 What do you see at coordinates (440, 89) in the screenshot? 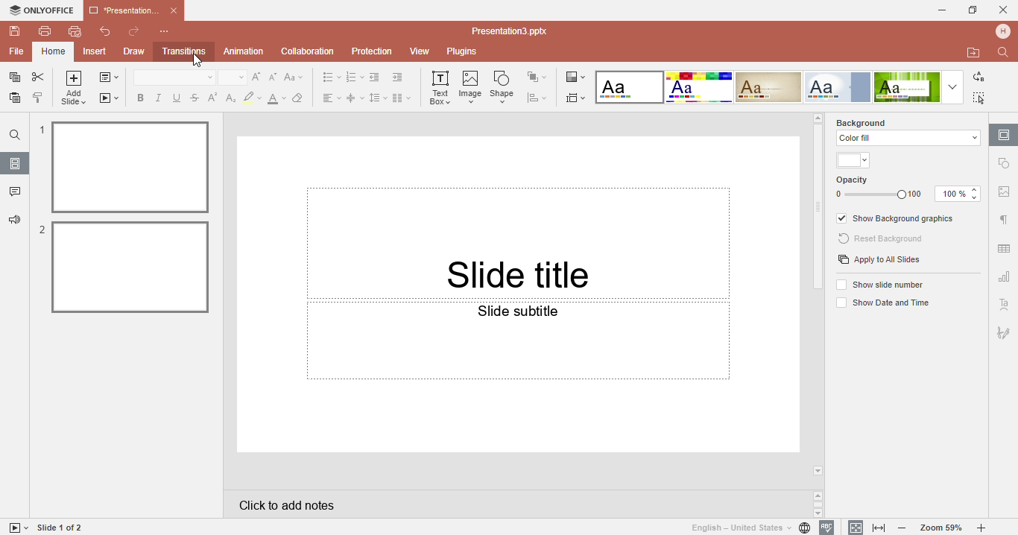
I see `Text box` at bounding box center [440, 89].